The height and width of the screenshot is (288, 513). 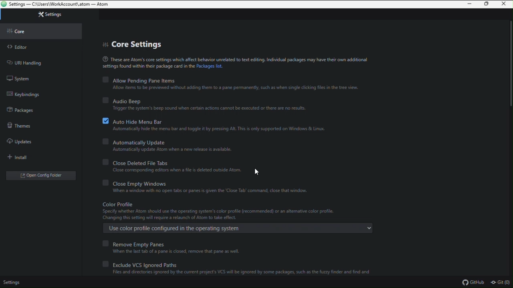 I want to click on system, so click(x=44, y=78).